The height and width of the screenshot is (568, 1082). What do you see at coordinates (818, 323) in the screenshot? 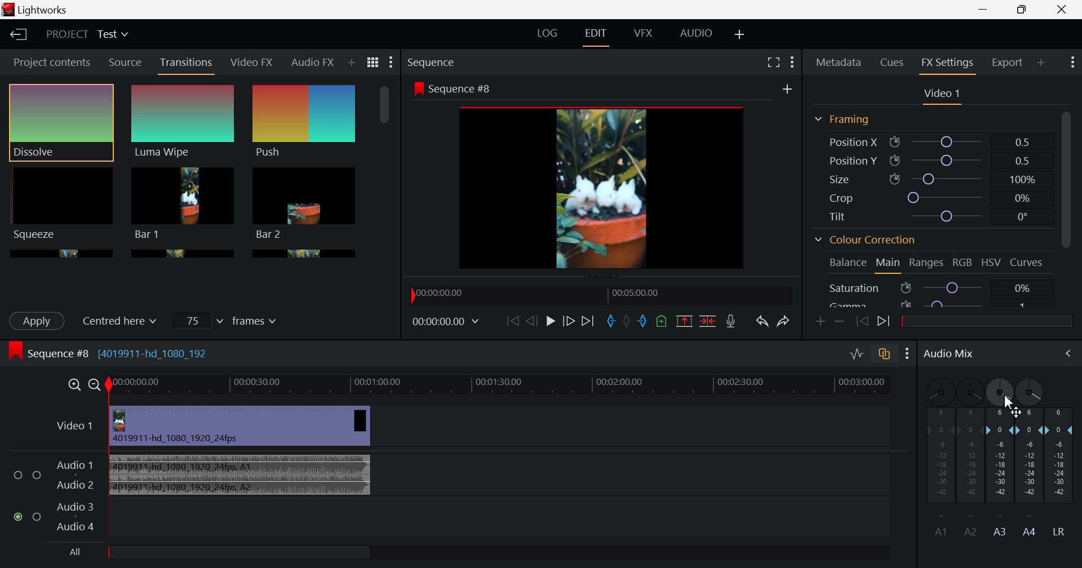
I see `Add keyframe` at bounding box center [818, 323].